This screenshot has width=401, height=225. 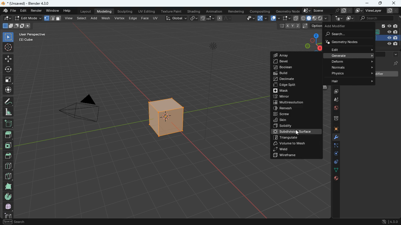 I want to click on help, so click(x=67, y=11).